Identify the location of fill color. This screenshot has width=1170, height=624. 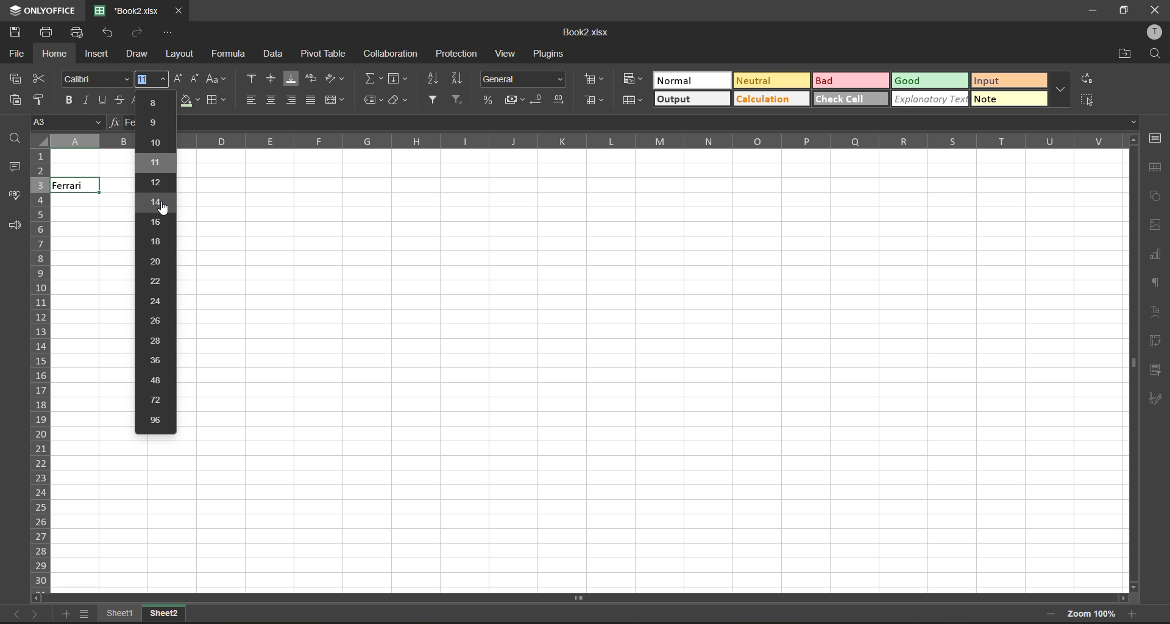
(188, 101).